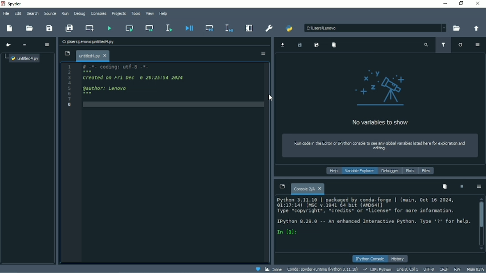 The width and height of the screenshot is (486, 273). Describe the element at coordinates (93, 56) in the screenshot. I see `File name` at that location.